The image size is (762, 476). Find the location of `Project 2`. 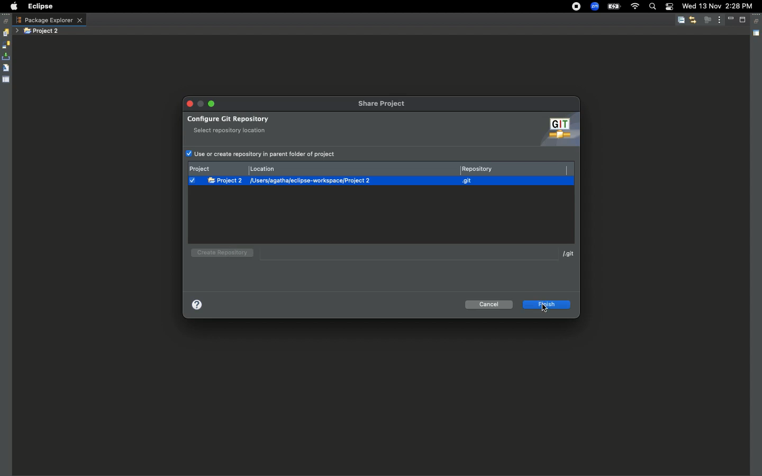

Project 2 is located at coordinates (42, 31).